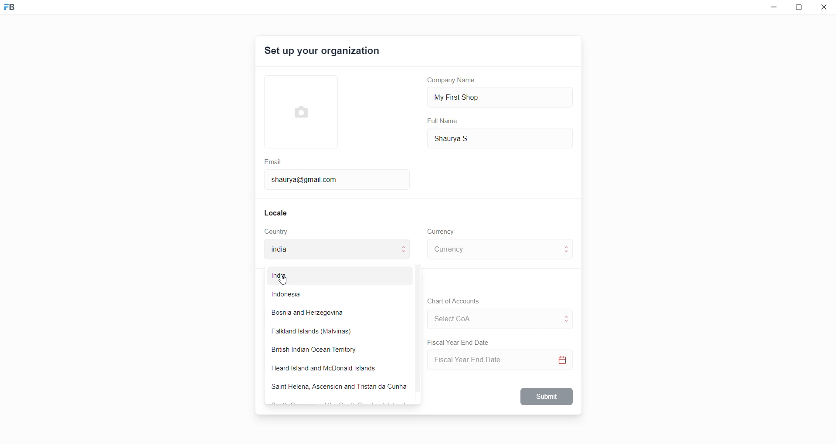 The image size is (836, 444). I want to click on Submit , so click(547, 397).